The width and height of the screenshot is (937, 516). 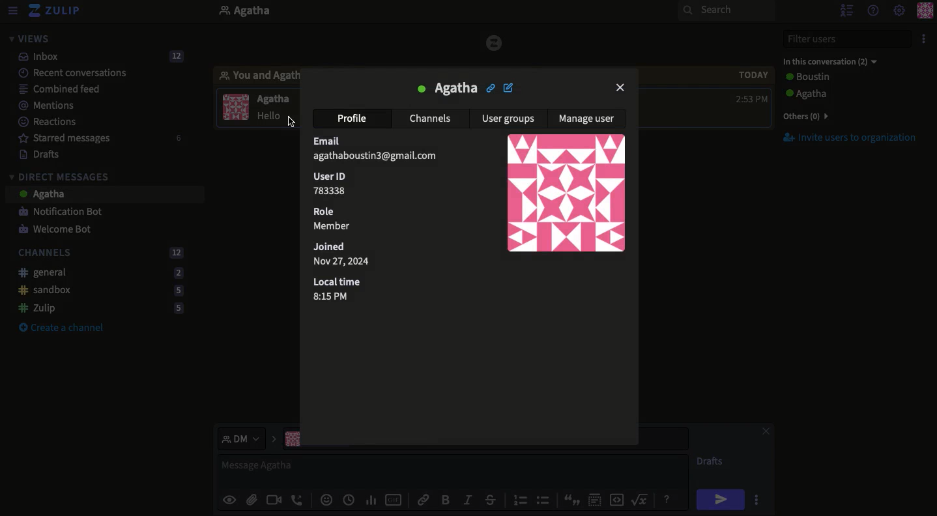 I want to click on Zulip, so click(x=60, y=13).